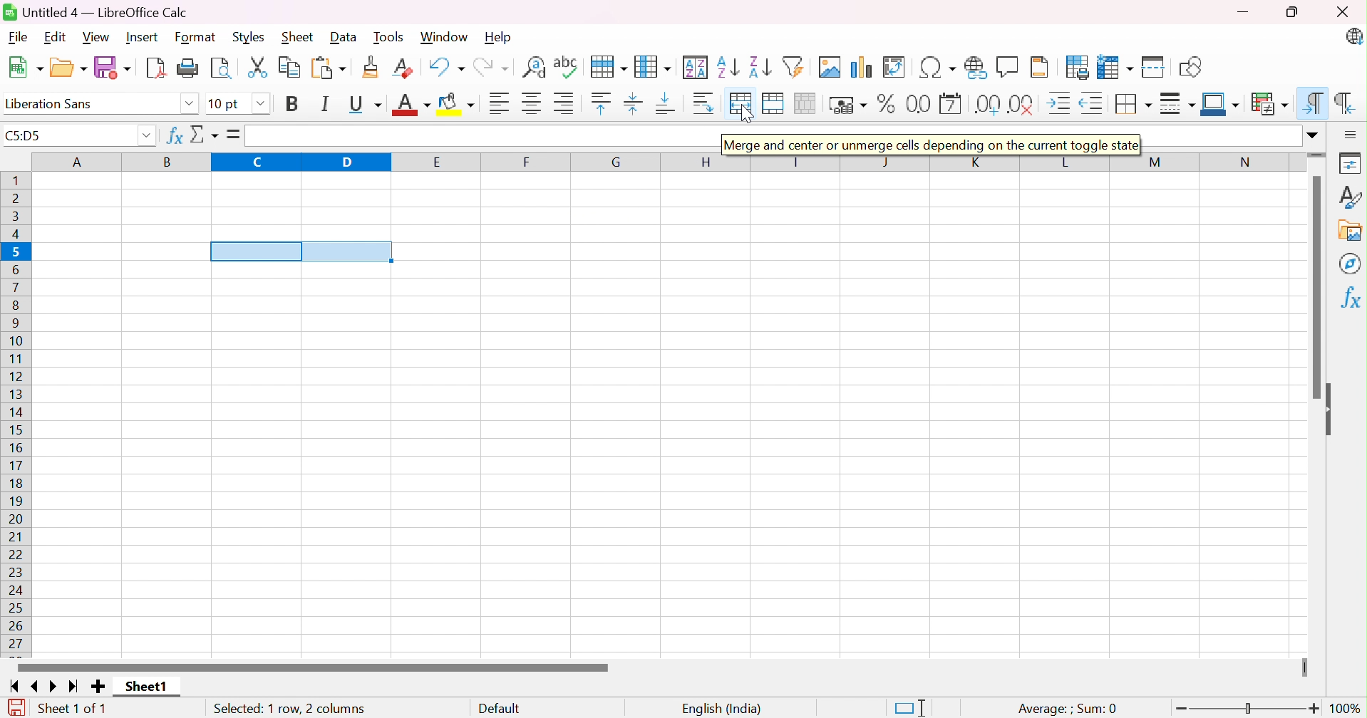 This screenshot has height=718, width=1367. Describe the element at coordinates (909, 706) in the screenshot. I see `Standard Selection. Click to change selection mode.` at that location.